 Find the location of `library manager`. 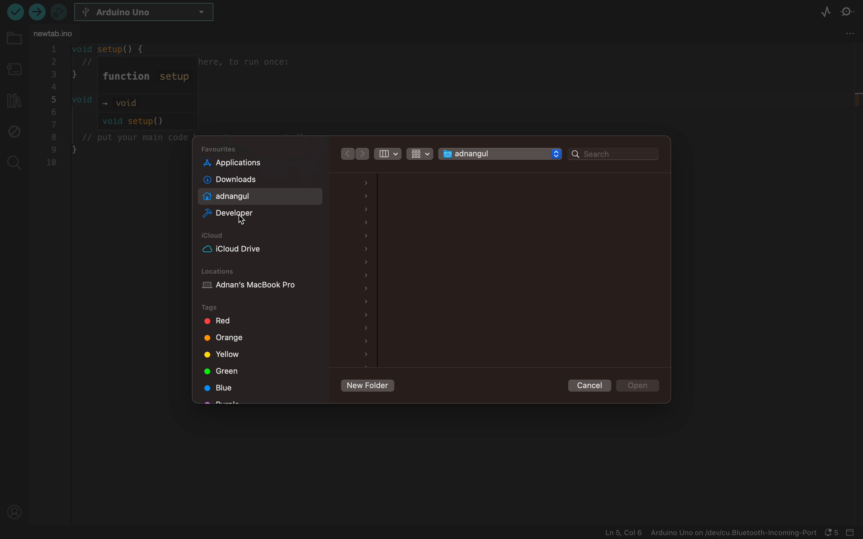

library manager is located at coordinates (12, 98).